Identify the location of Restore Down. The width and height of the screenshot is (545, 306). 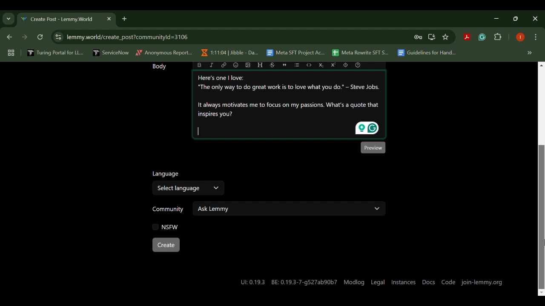
(498, 18).